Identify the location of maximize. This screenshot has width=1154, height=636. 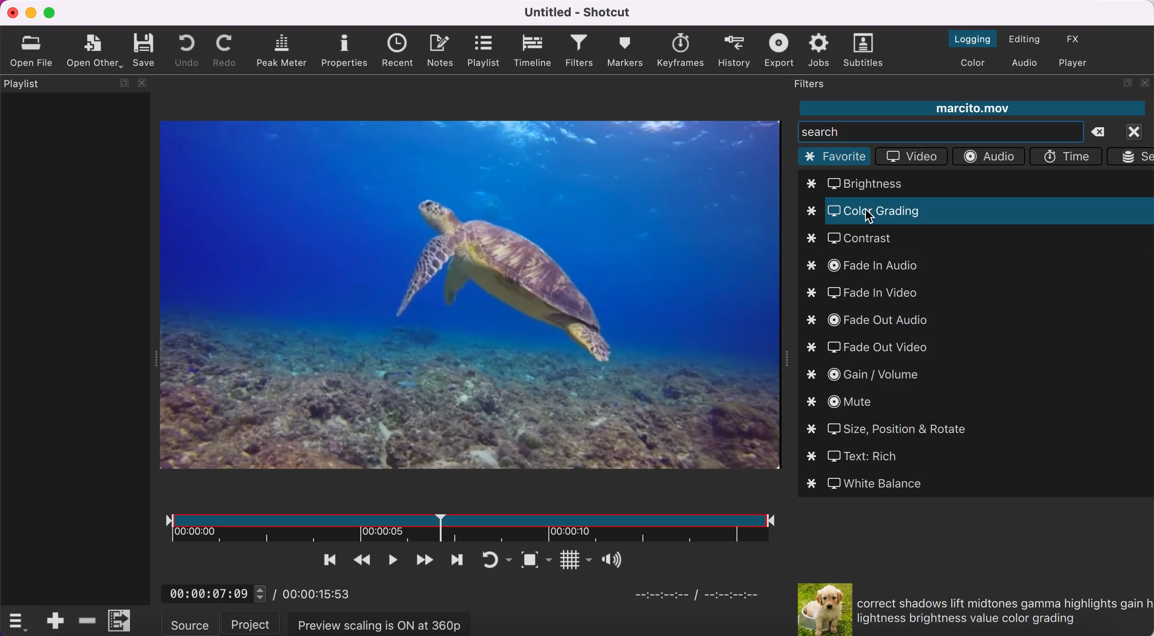
(53, 13).